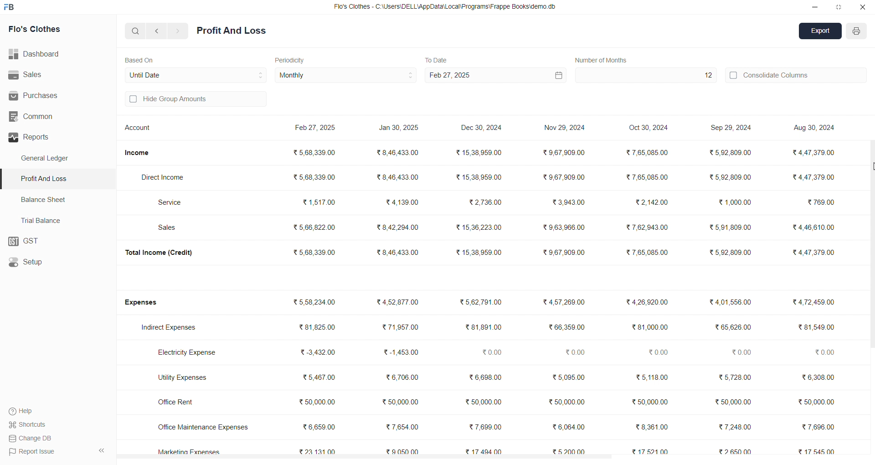 The width and height of the screenshot is (875, 465). I want to click on 38154900, so click(810, 327).